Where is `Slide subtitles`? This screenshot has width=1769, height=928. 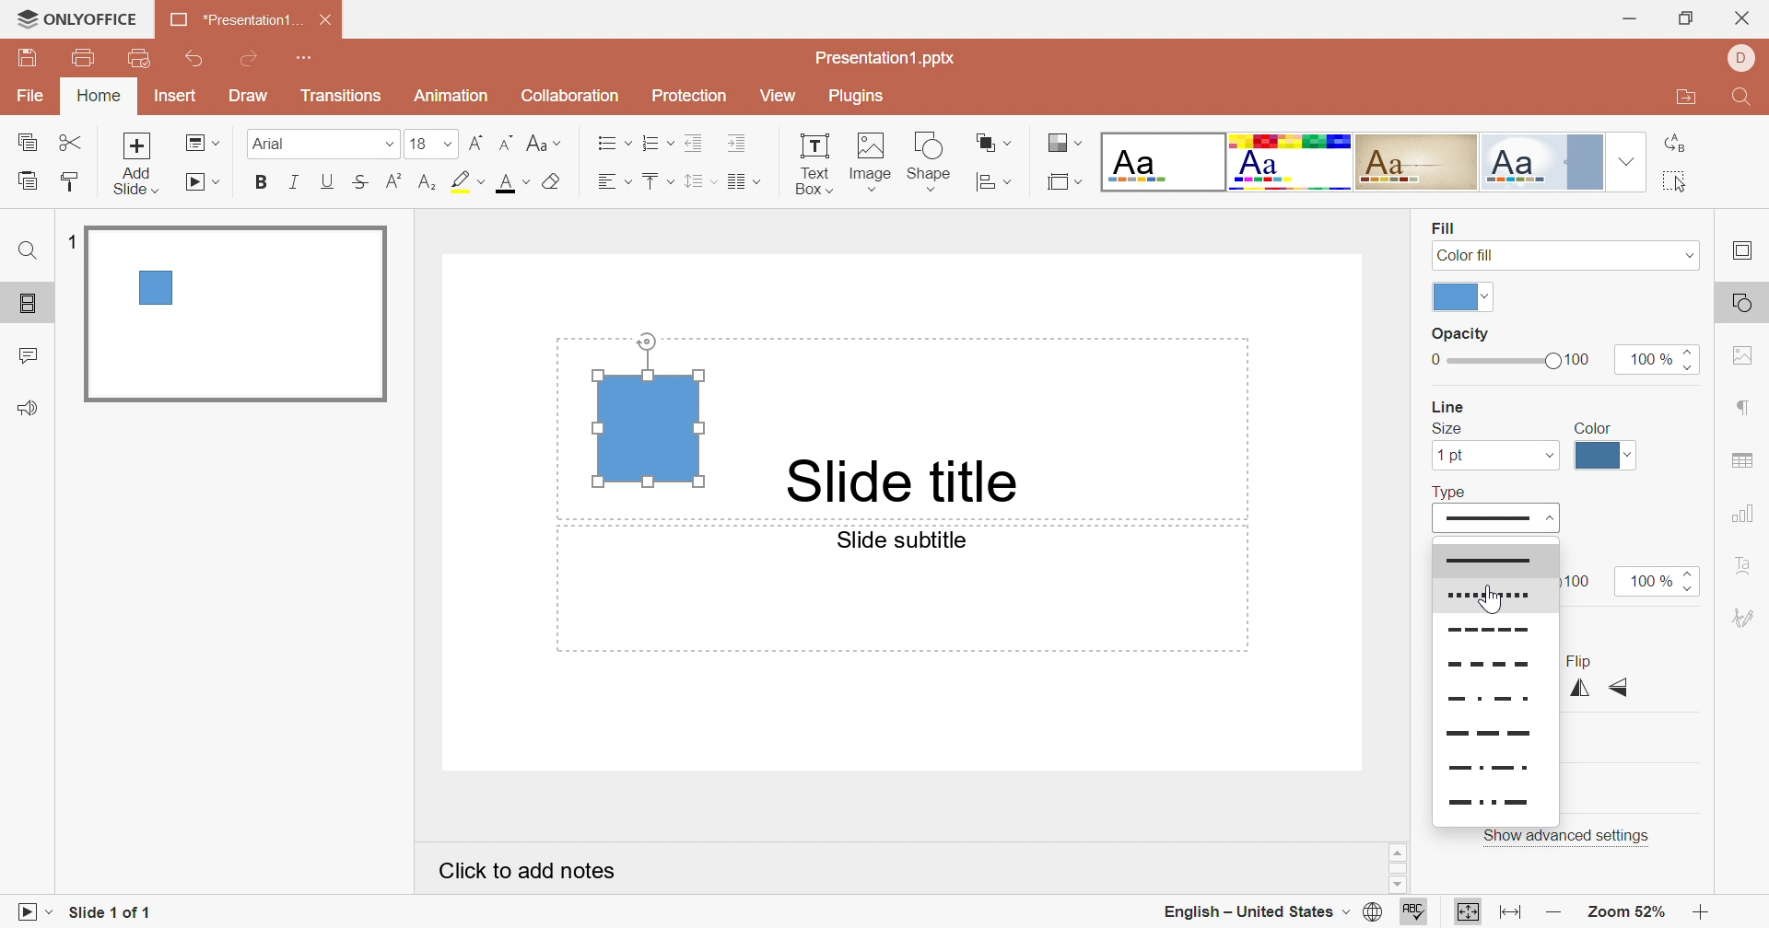
Slide subtitles is located at coordinates (913, 543).